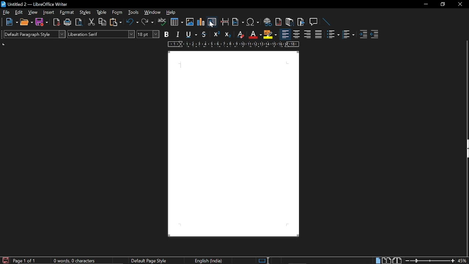 This screenshot has height=264, width=469. Describe the element at coordinates (177, 35) in the screenshot. I see `italic` at that location.